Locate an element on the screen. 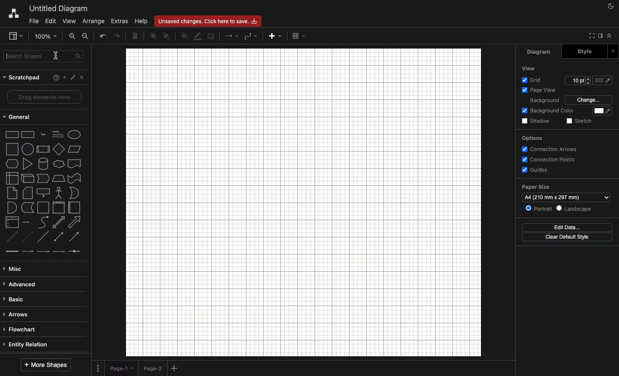  General is located at coordinates (19, 117).